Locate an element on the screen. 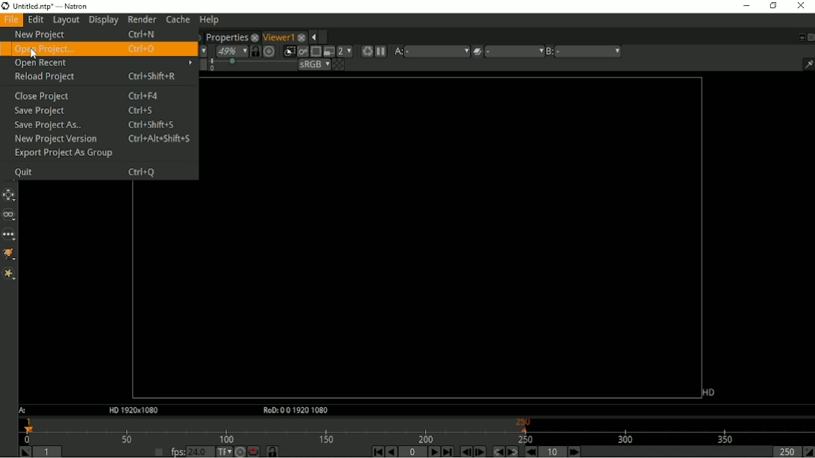 The width and height of the screenshot is (815, 458). Float pane is located at coordinates (799, 37).